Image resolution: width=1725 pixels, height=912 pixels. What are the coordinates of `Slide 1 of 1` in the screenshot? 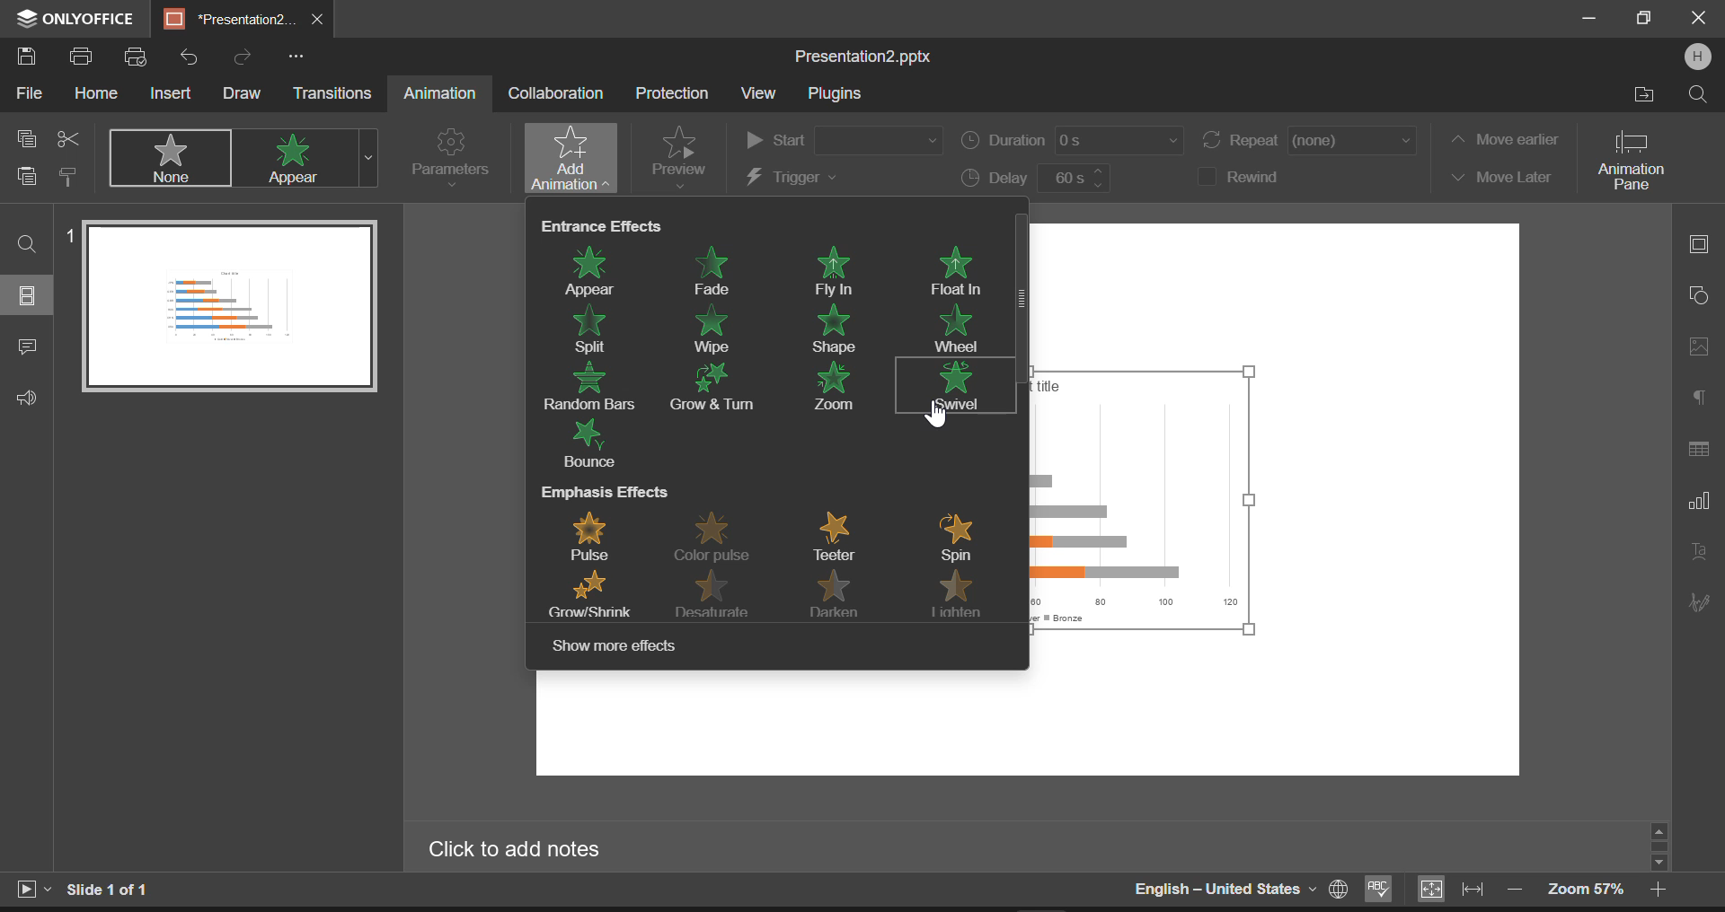 It's located at (112, 890).